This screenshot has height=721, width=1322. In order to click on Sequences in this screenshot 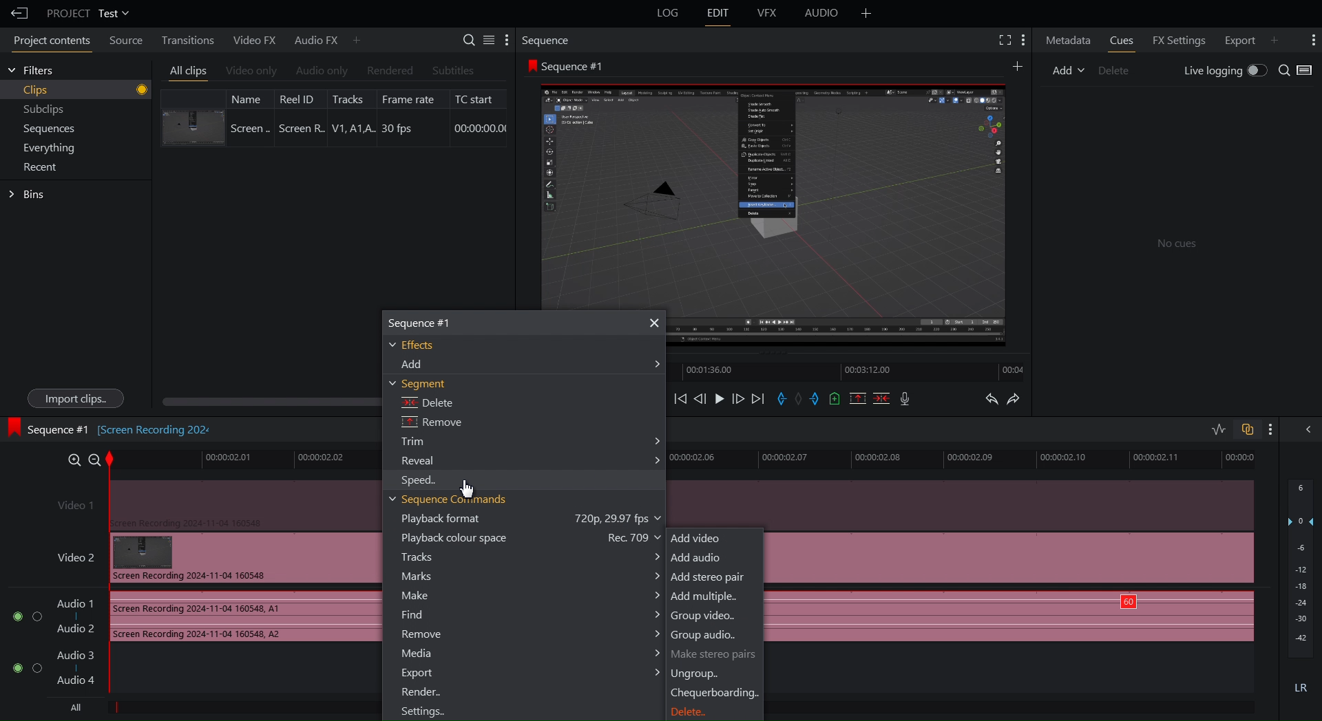, I will do `click(50, 129)`.